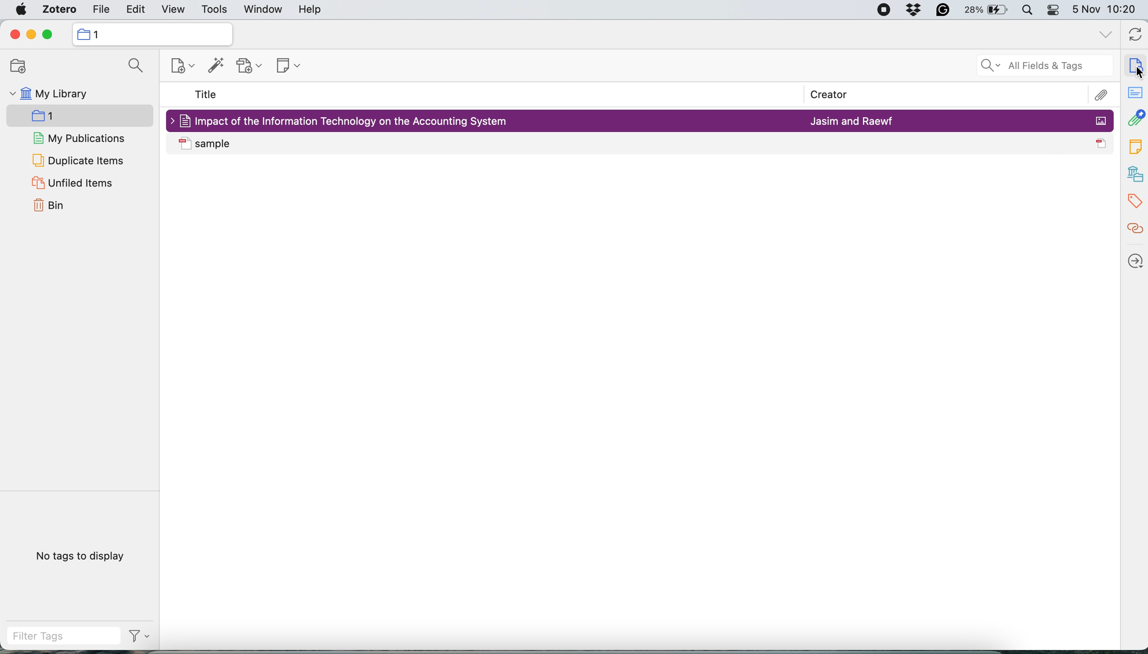  What do you see at coordinates (185, 142) in the screenshot?
I see `icon` at bounding box center [185, 142].